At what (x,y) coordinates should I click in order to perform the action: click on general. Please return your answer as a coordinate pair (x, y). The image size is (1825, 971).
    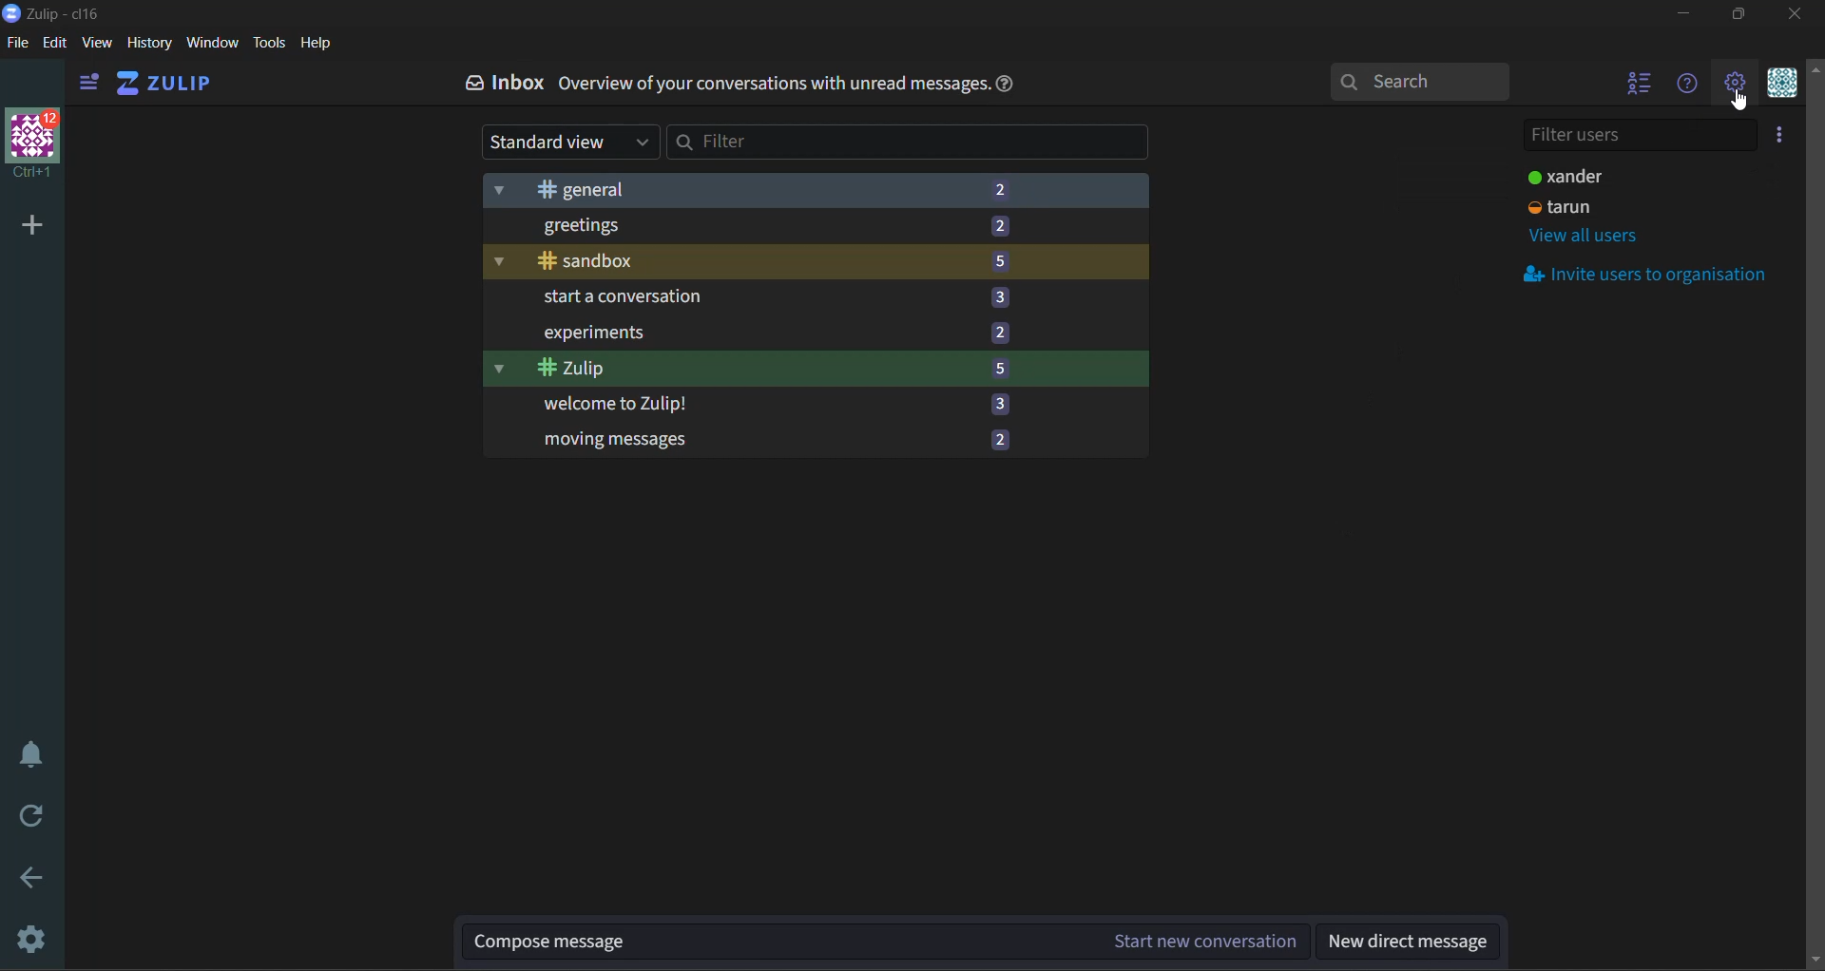
    Looking at the image, I should click on (763, 189).